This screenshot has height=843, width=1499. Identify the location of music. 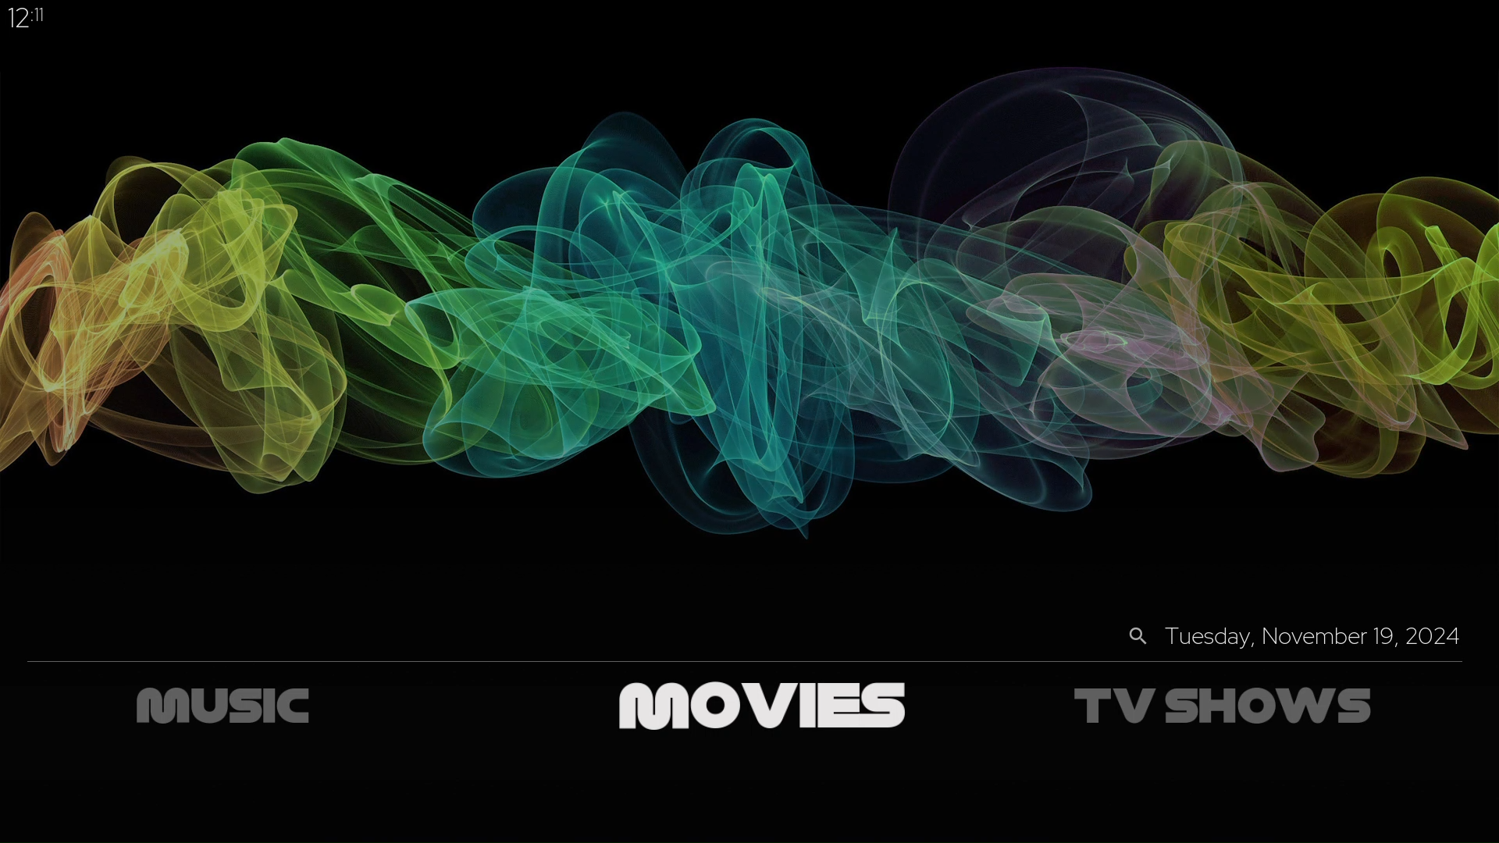
(234, 702).